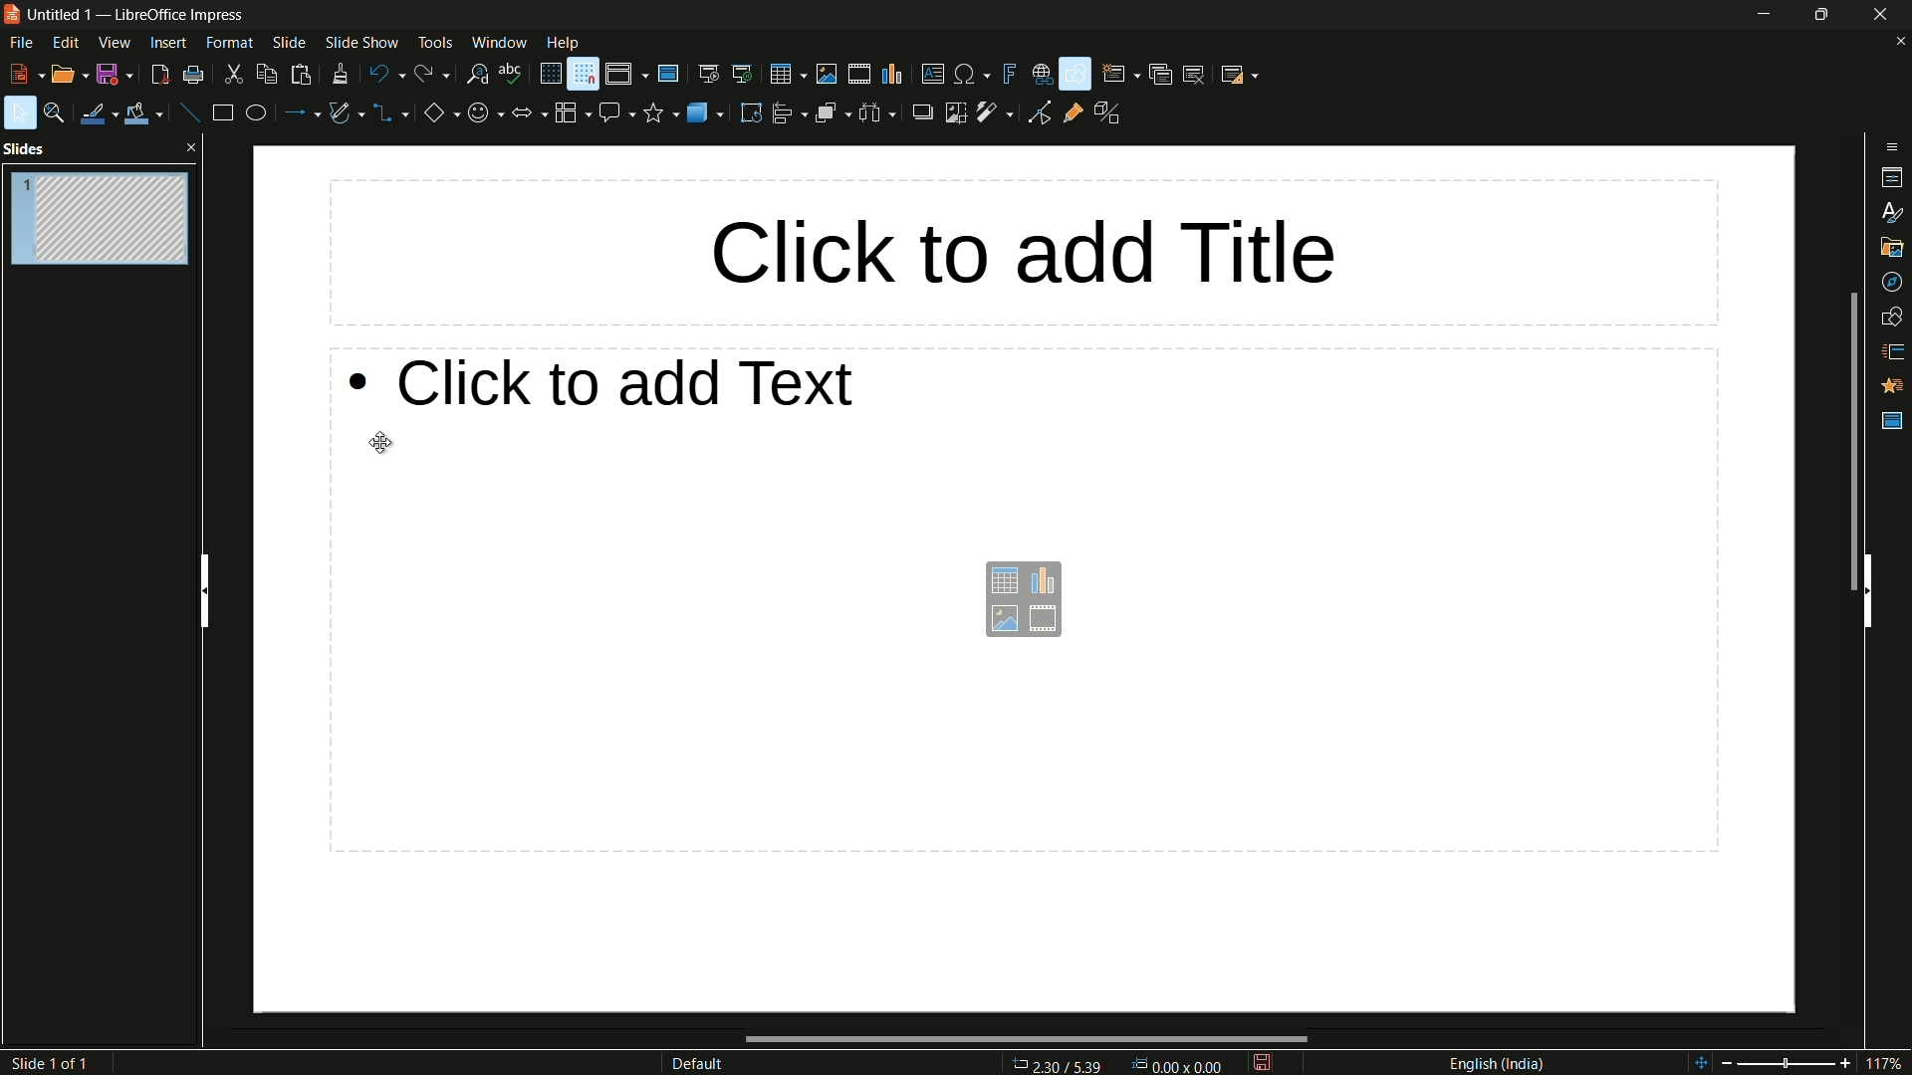 This screenshot has height=1075, width=1912. What do you see at coordinates (302, 76) in the screenshot?
I see `paste` at bounding box center [302, 76].